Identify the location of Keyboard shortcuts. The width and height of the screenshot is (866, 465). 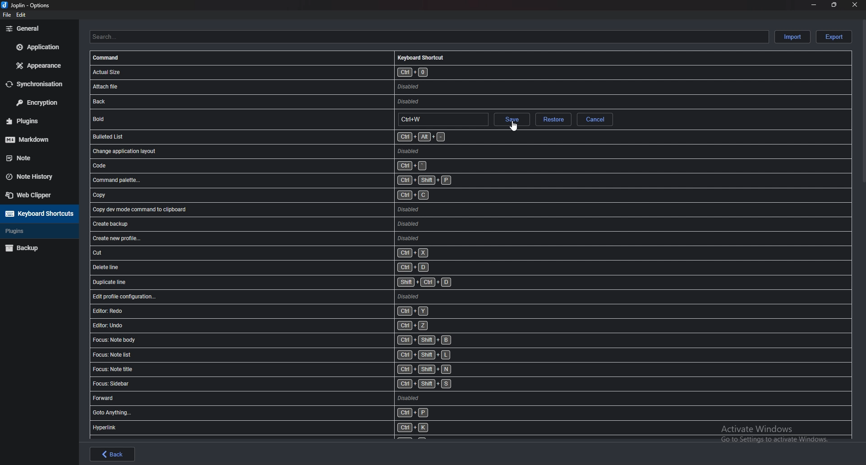
(39, 214).